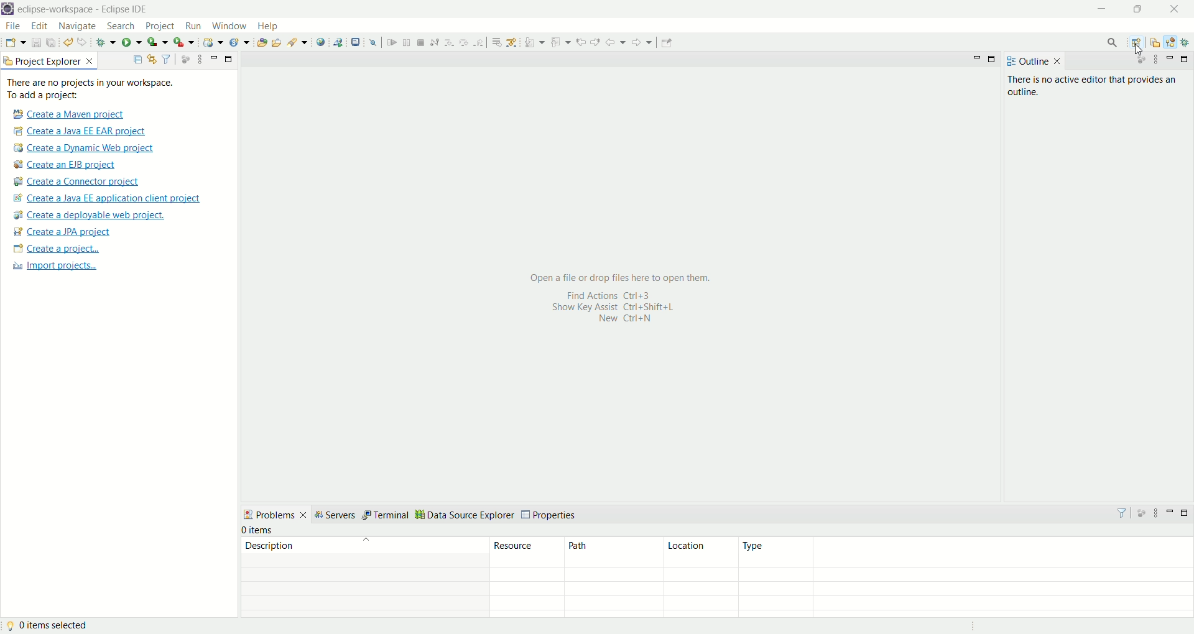 The image size is (1194, 634). Describe the element at coordinates (561, 42) in the screenshot. I see `previous annotation` at that location.